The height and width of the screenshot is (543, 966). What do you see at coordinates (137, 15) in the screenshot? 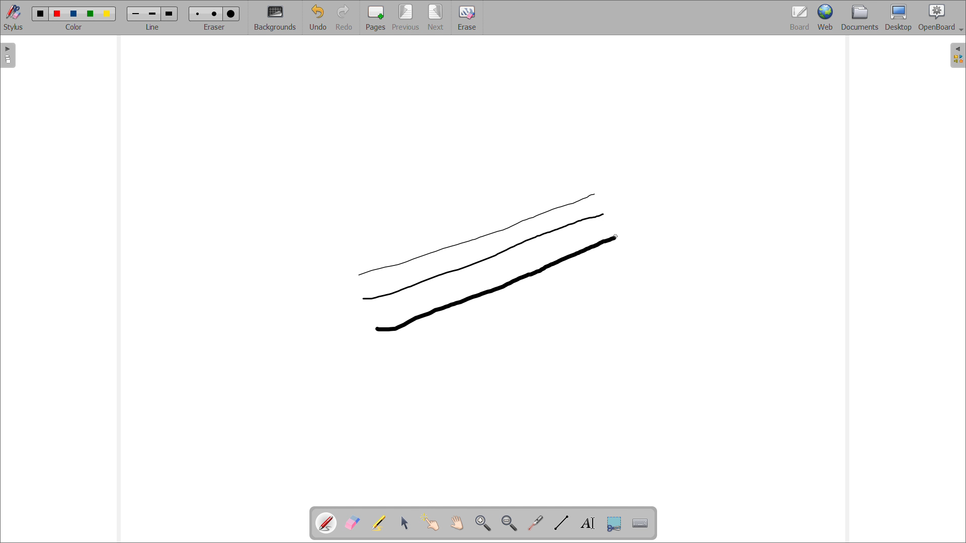
I see `line width size` at bounding box center [137, 15].